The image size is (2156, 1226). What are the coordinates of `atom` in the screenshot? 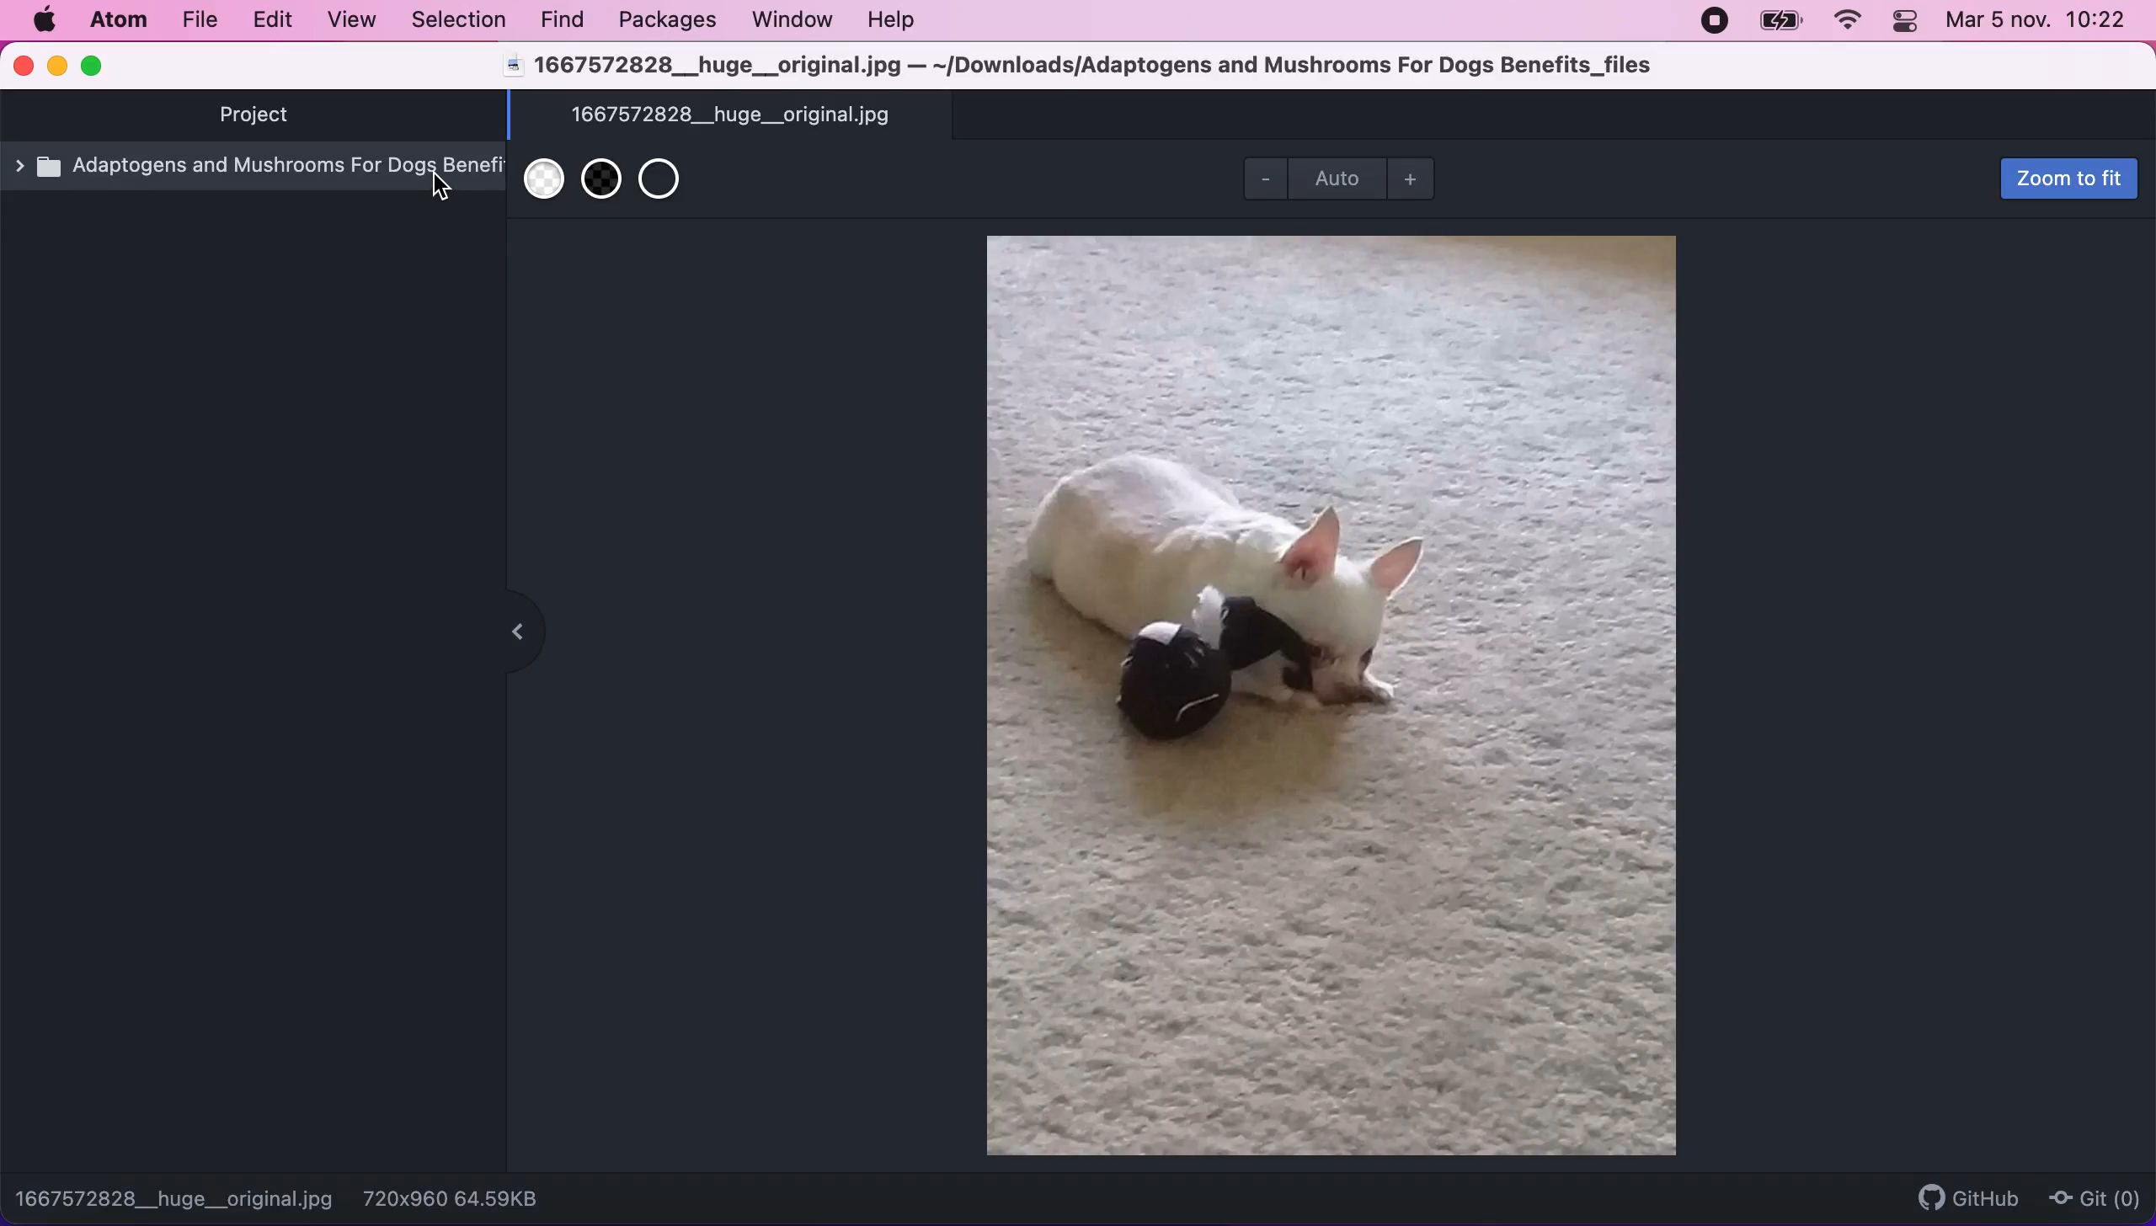 It's located at (117, 19).